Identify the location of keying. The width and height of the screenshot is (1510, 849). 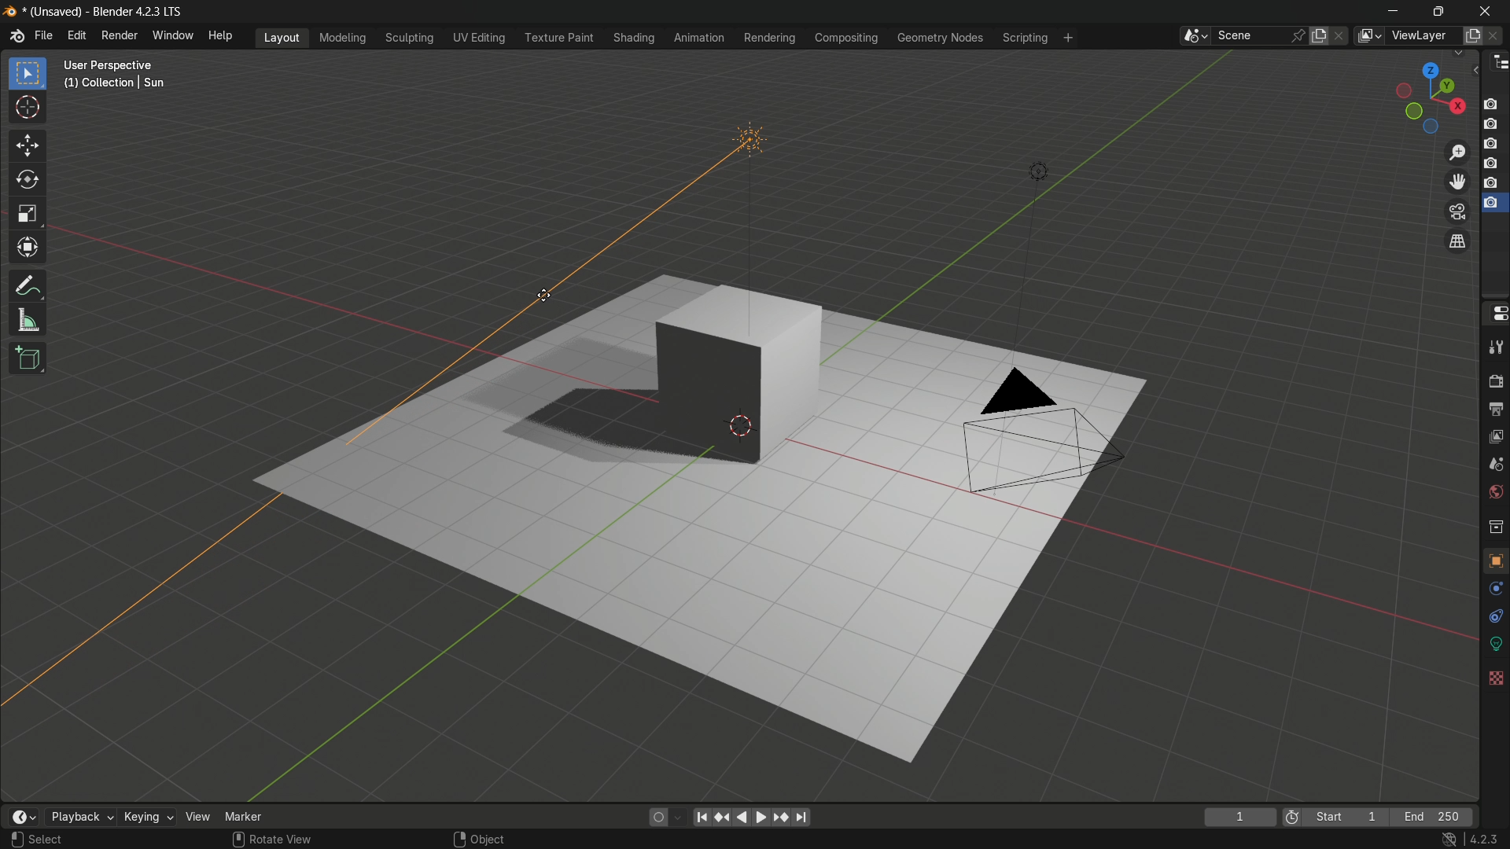
(144, 816).